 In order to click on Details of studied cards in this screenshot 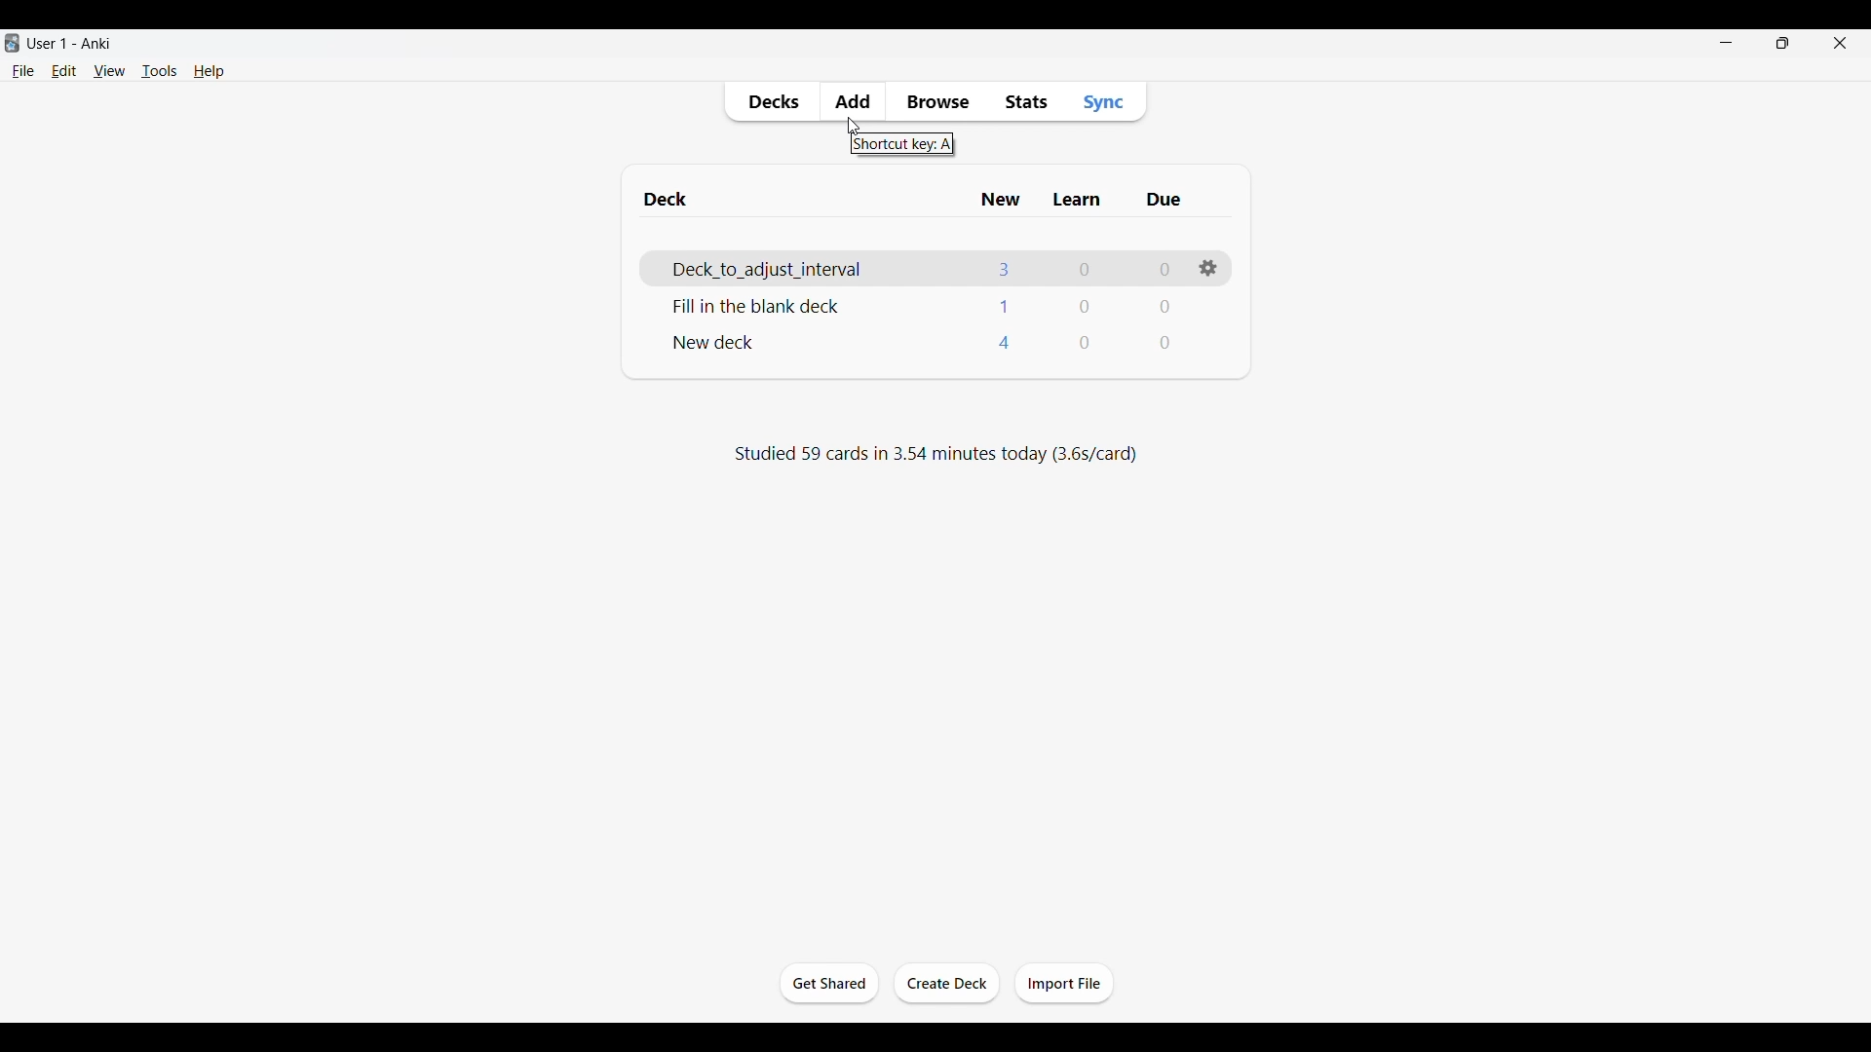, I will do `click(935, 455)`.